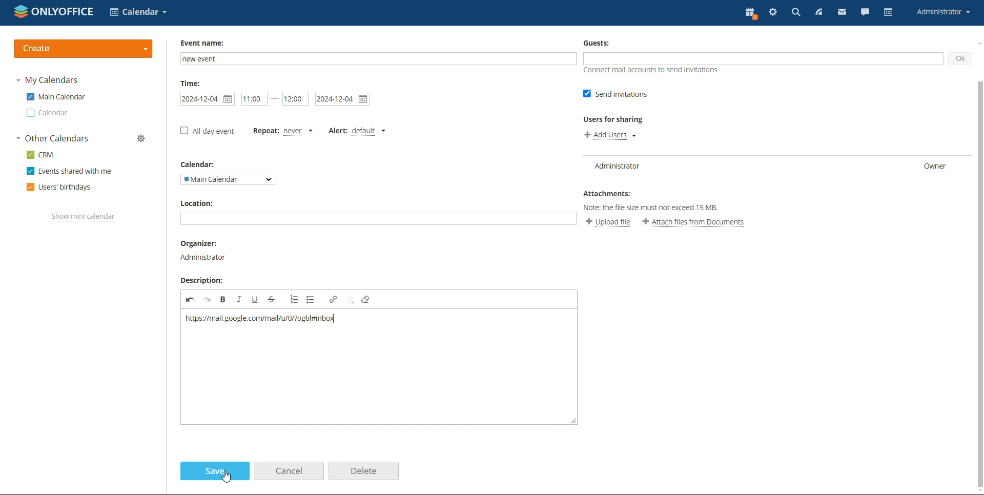 This screenshot has width=984, height=495. I want to click on Calendar:, so click(203, 166).